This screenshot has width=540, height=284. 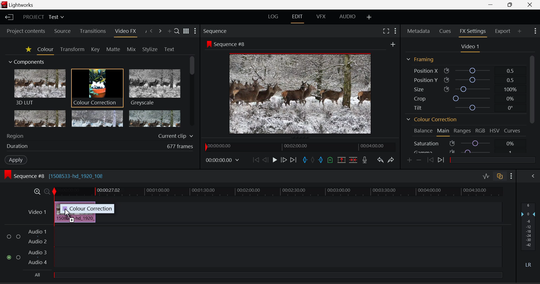 What do you see at coordinates (430, 160) in the screenshot?
I see `Previous keyframe` at bounding box center [430, 160].